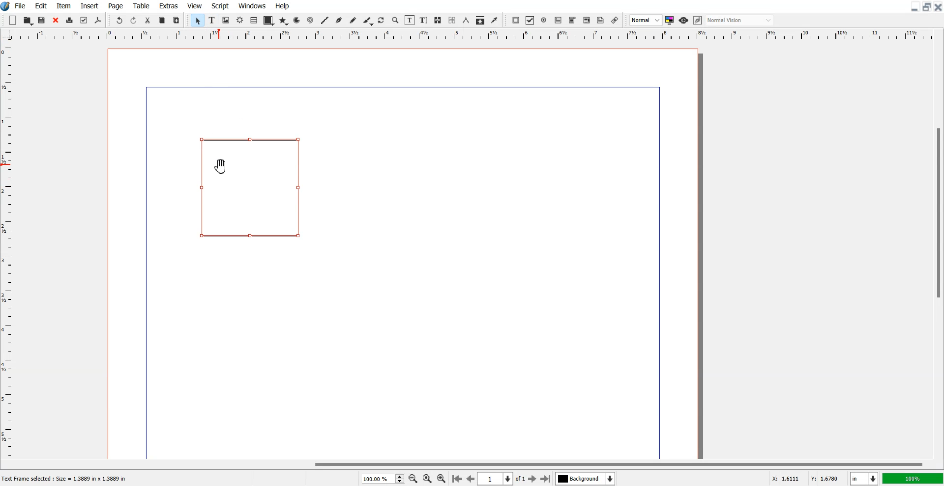 The width and height of the screenshot is (944, 486). I want to click on Preview mode, so click(684, 20).